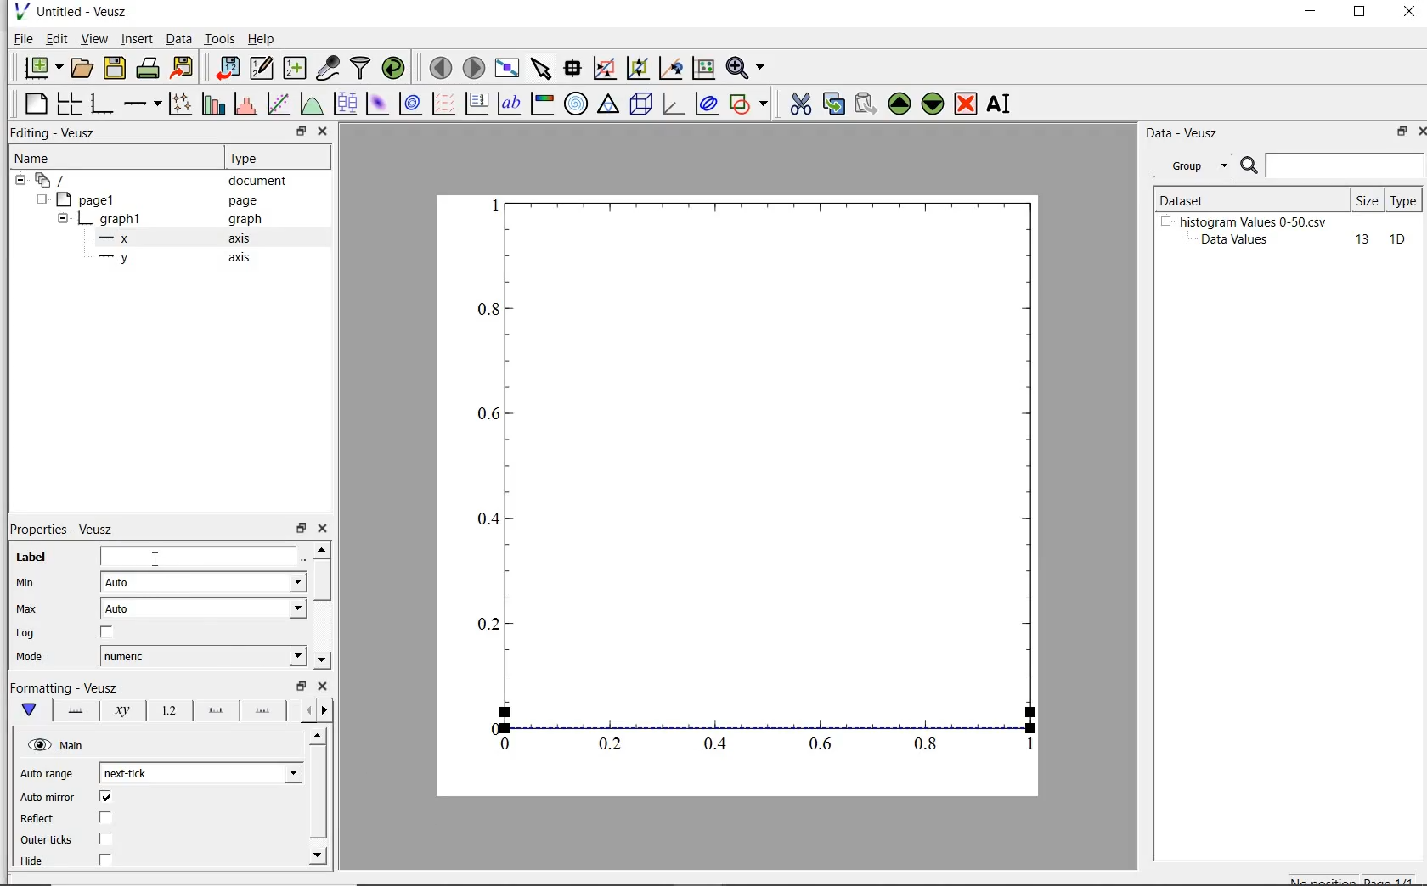 The height and width of the screenshot is (886, 1427). What do you see at coordinates (48, 796) in the screenshot?
I see `‘Auto mirror` at bounding box center [48, 796].